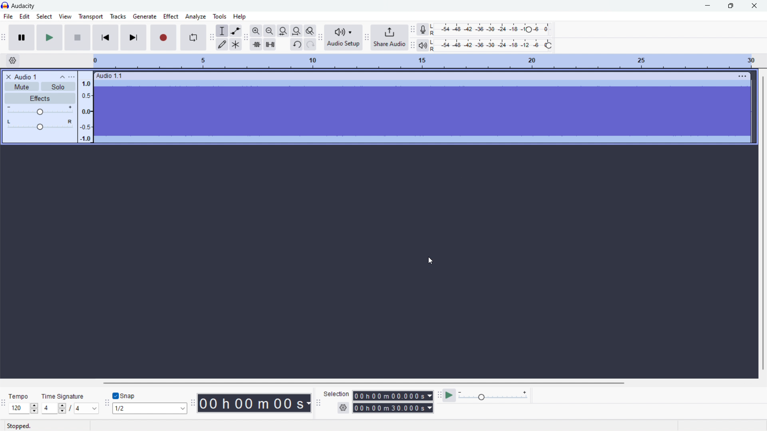  What do you see at coordinates (193, 401) in the screenshot?
I see `time toolbar` at bounding box center [193, 401].